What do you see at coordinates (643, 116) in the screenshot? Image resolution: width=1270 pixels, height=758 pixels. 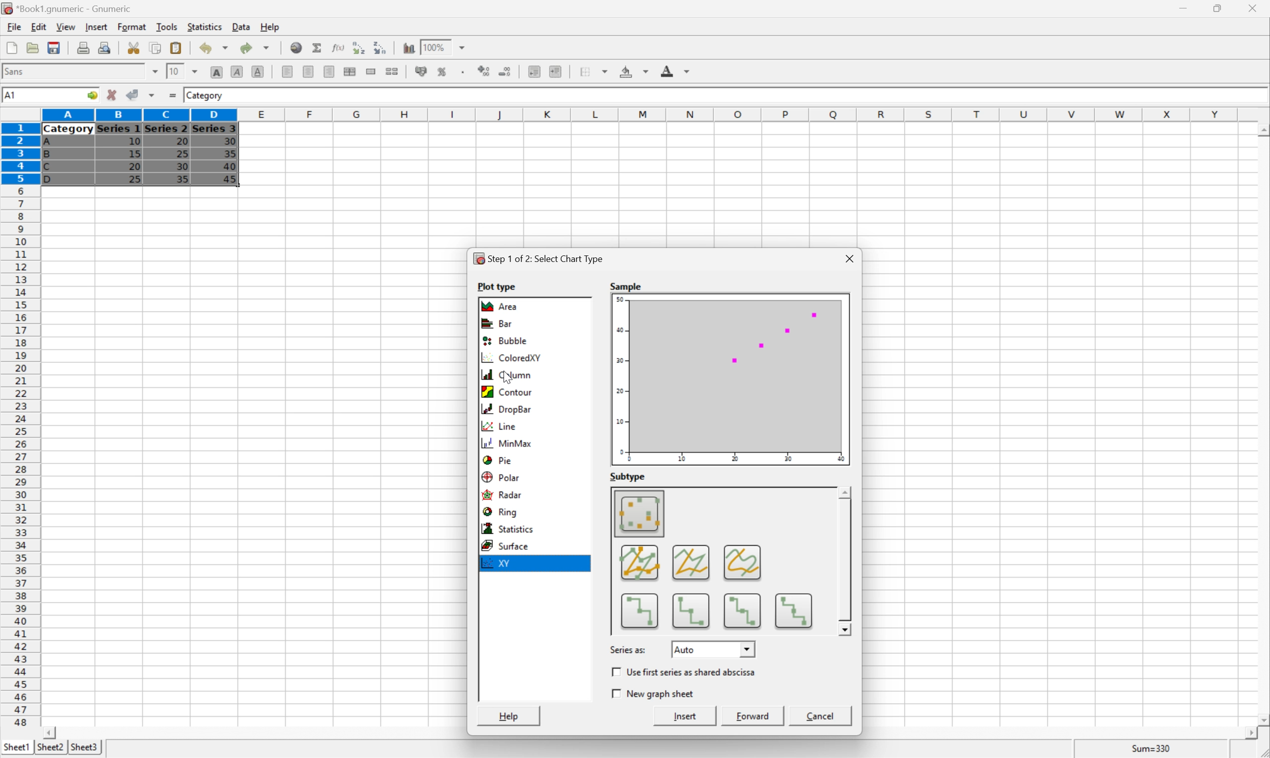 I see `Column names` at bounding box center [643, 116].